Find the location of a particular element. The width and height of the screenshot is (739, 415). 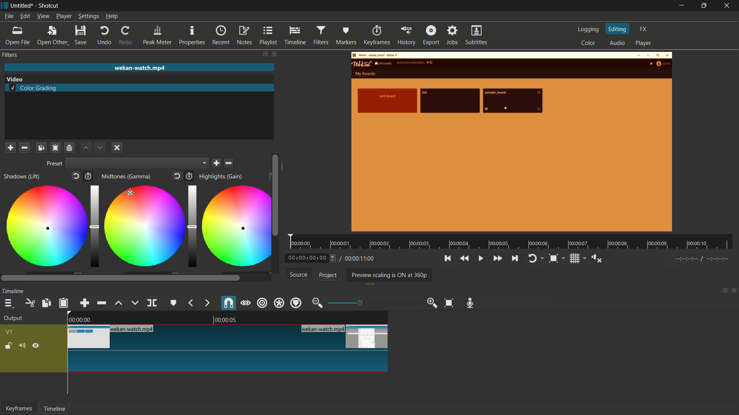

output is located at coordinates (13, 319).